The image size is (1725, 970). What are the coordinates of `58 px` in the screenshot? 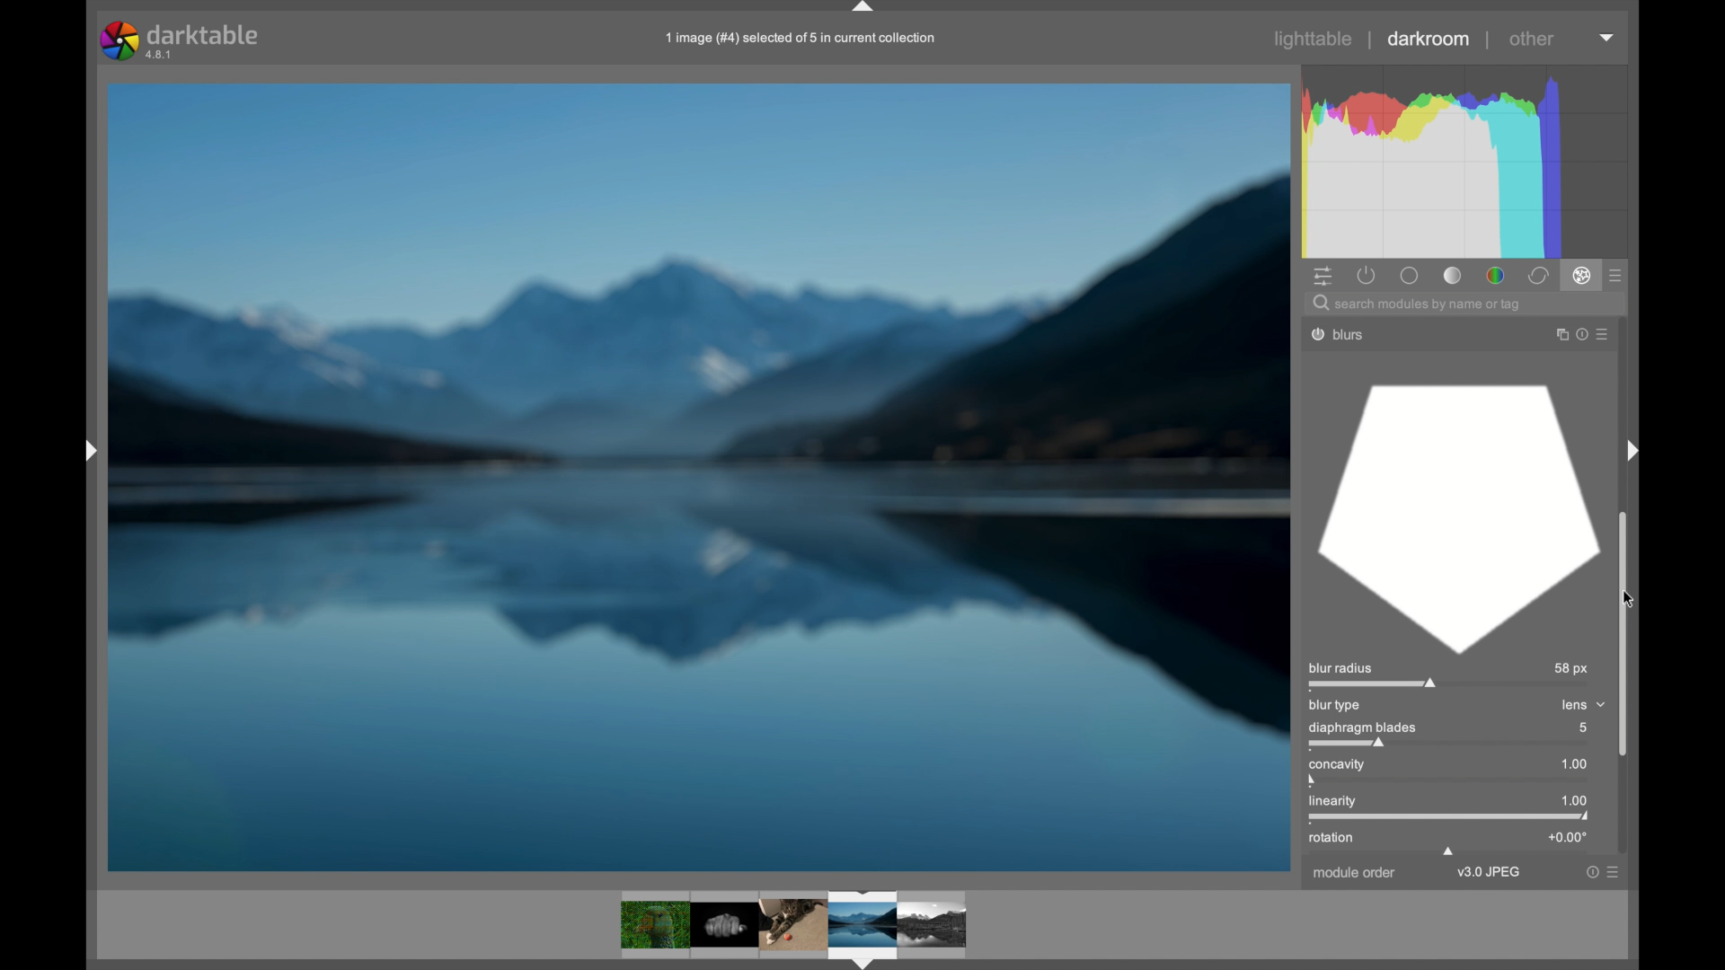 It's located at (1574, 666).